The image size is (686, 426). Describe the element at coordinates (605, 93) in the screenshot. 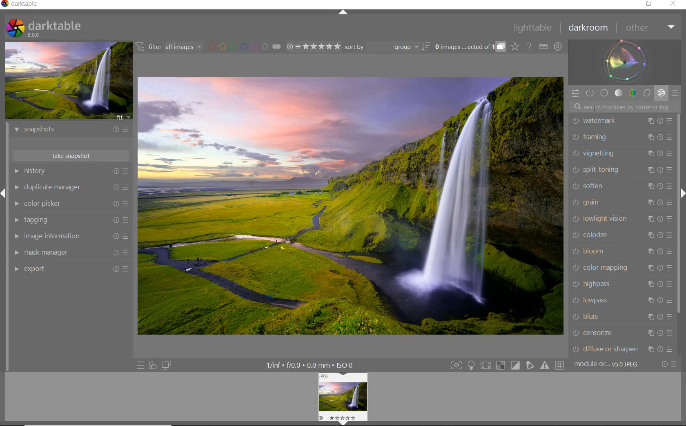

I see `base` at that location.